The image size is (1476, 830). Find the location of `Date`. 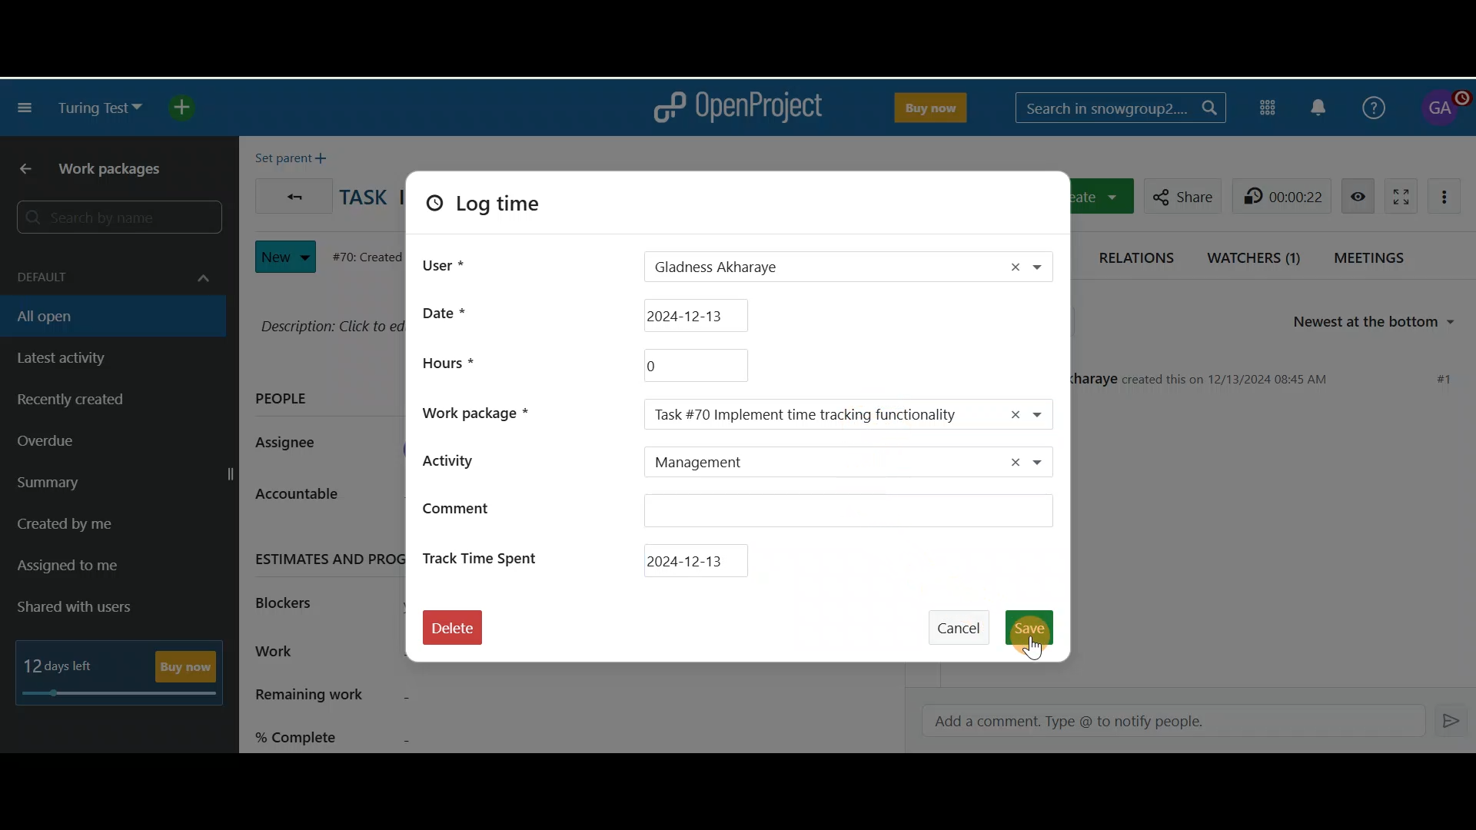

Date is located at coordinates (456, 312).